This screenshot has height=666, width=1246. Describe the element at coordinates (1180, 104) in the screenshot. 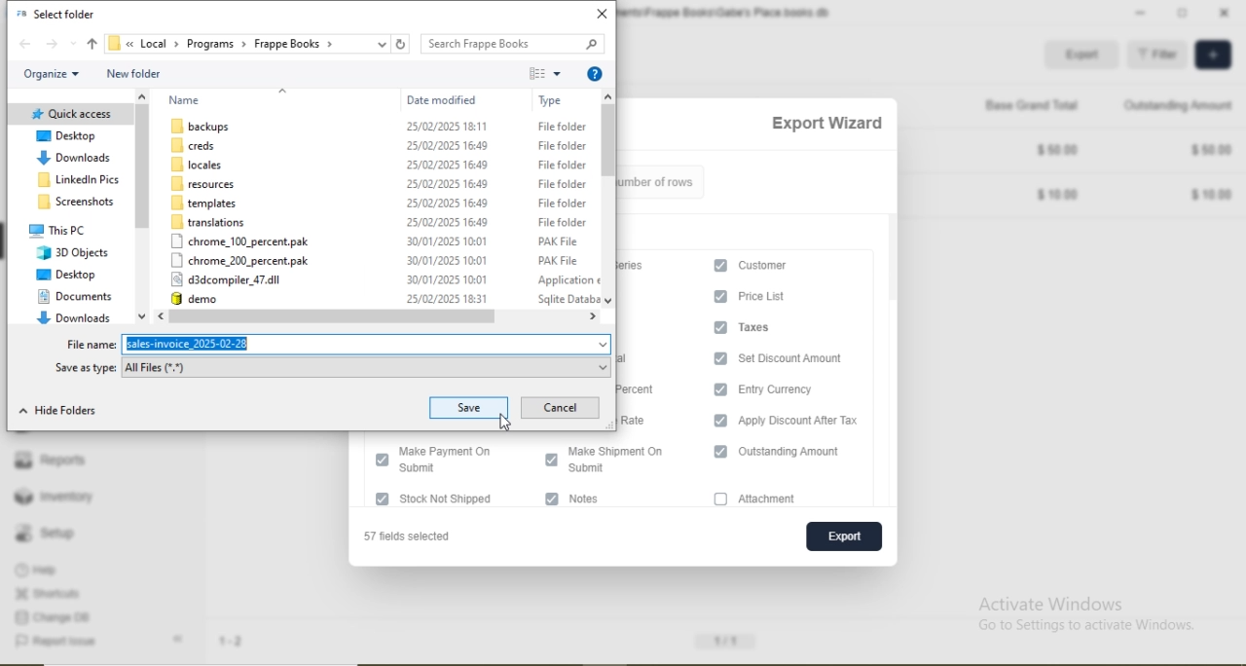

I see `‘Outstanding Amount` at that location.